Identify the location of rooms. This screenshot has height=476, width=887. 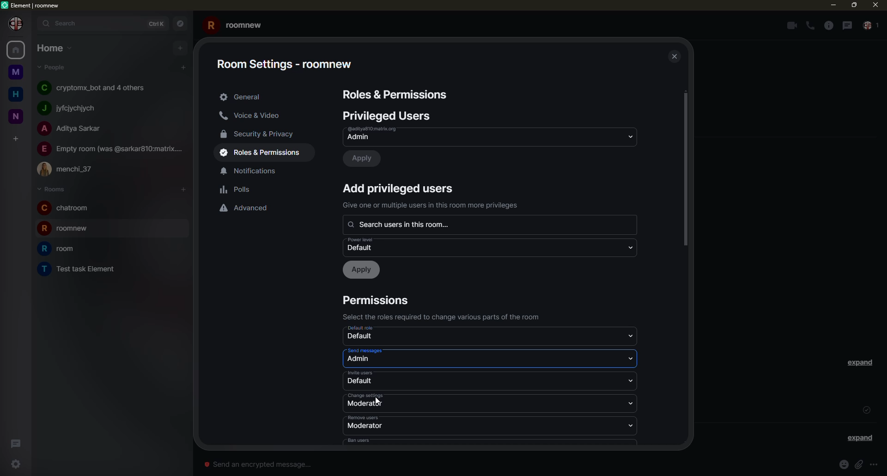
(51, 189).